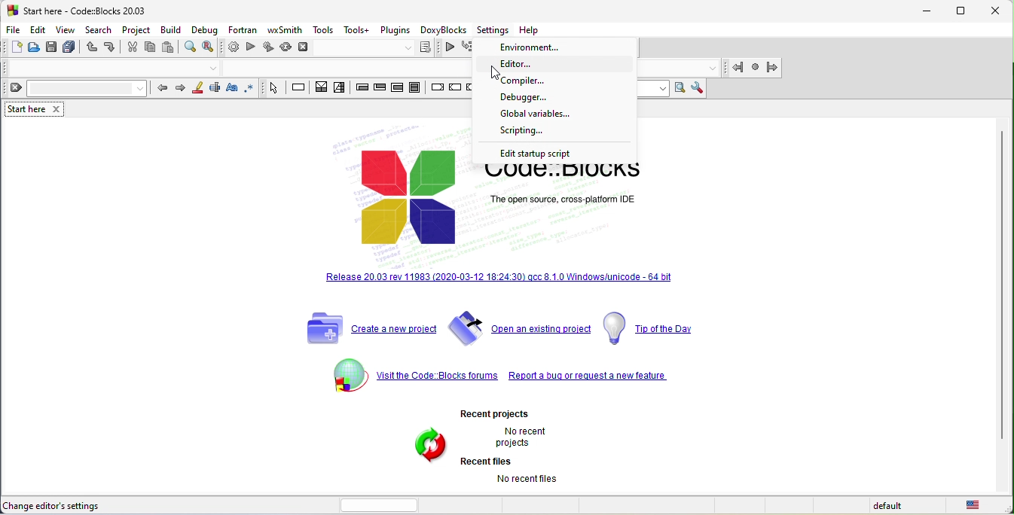 Image resolution: width=1014 pixels, height=515 pixels. Describe the element at coordinates (270, 47) in the screenshot. I see `build and run` at that location.